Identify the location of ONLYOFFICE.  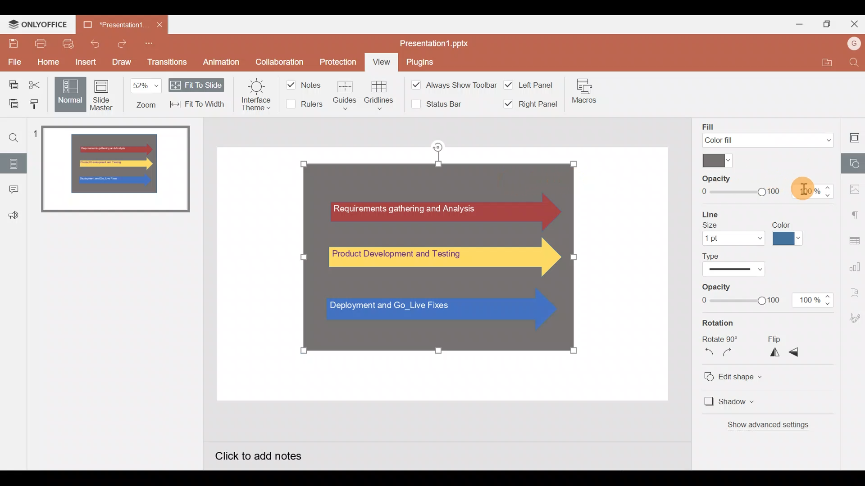
(38, 25).